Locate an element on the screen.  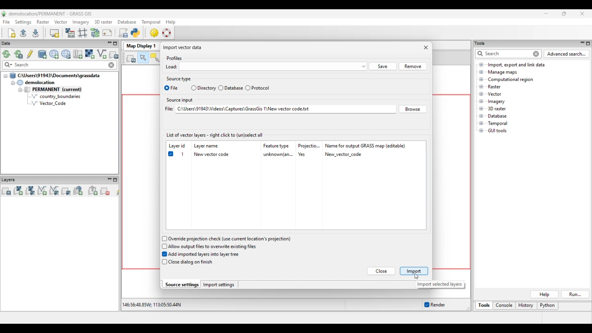
Close input made to quick search is located at coordinates (111, 65).